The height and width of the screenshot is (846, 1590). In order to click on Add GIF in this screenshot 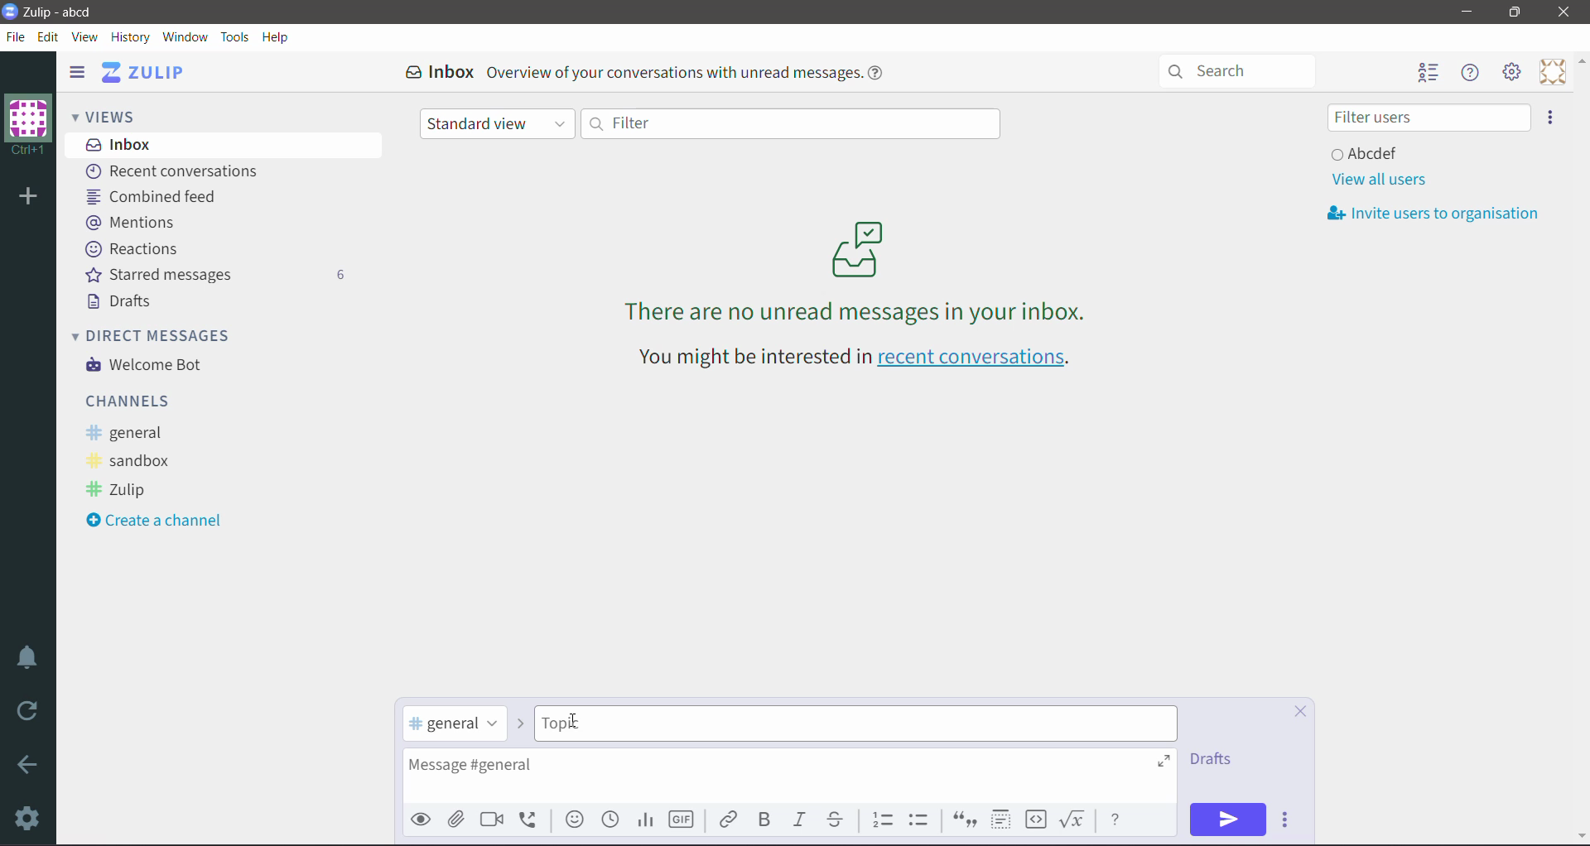, I will do `click(680, 820)`.